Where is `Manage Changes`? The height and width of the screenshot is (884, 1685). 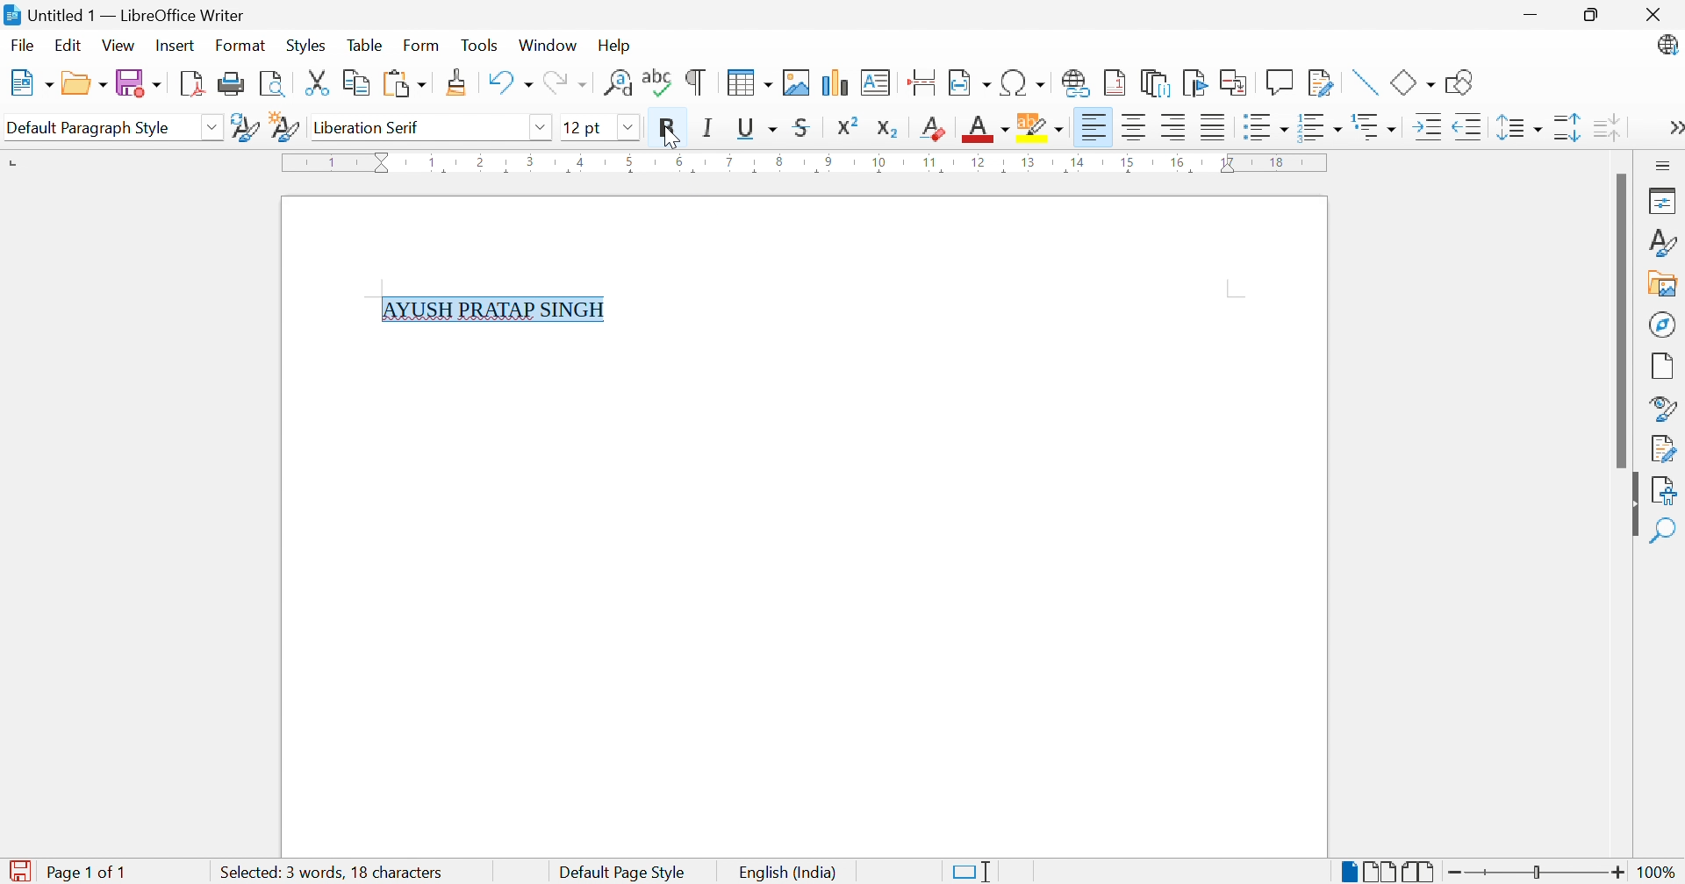 Manage Changes is located at coordinates (1665, 447).